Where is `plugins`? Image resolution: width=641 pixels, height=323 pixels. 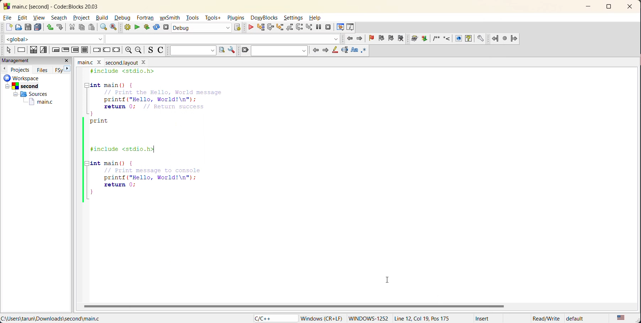 plugins is located at coordinates (235, 17).